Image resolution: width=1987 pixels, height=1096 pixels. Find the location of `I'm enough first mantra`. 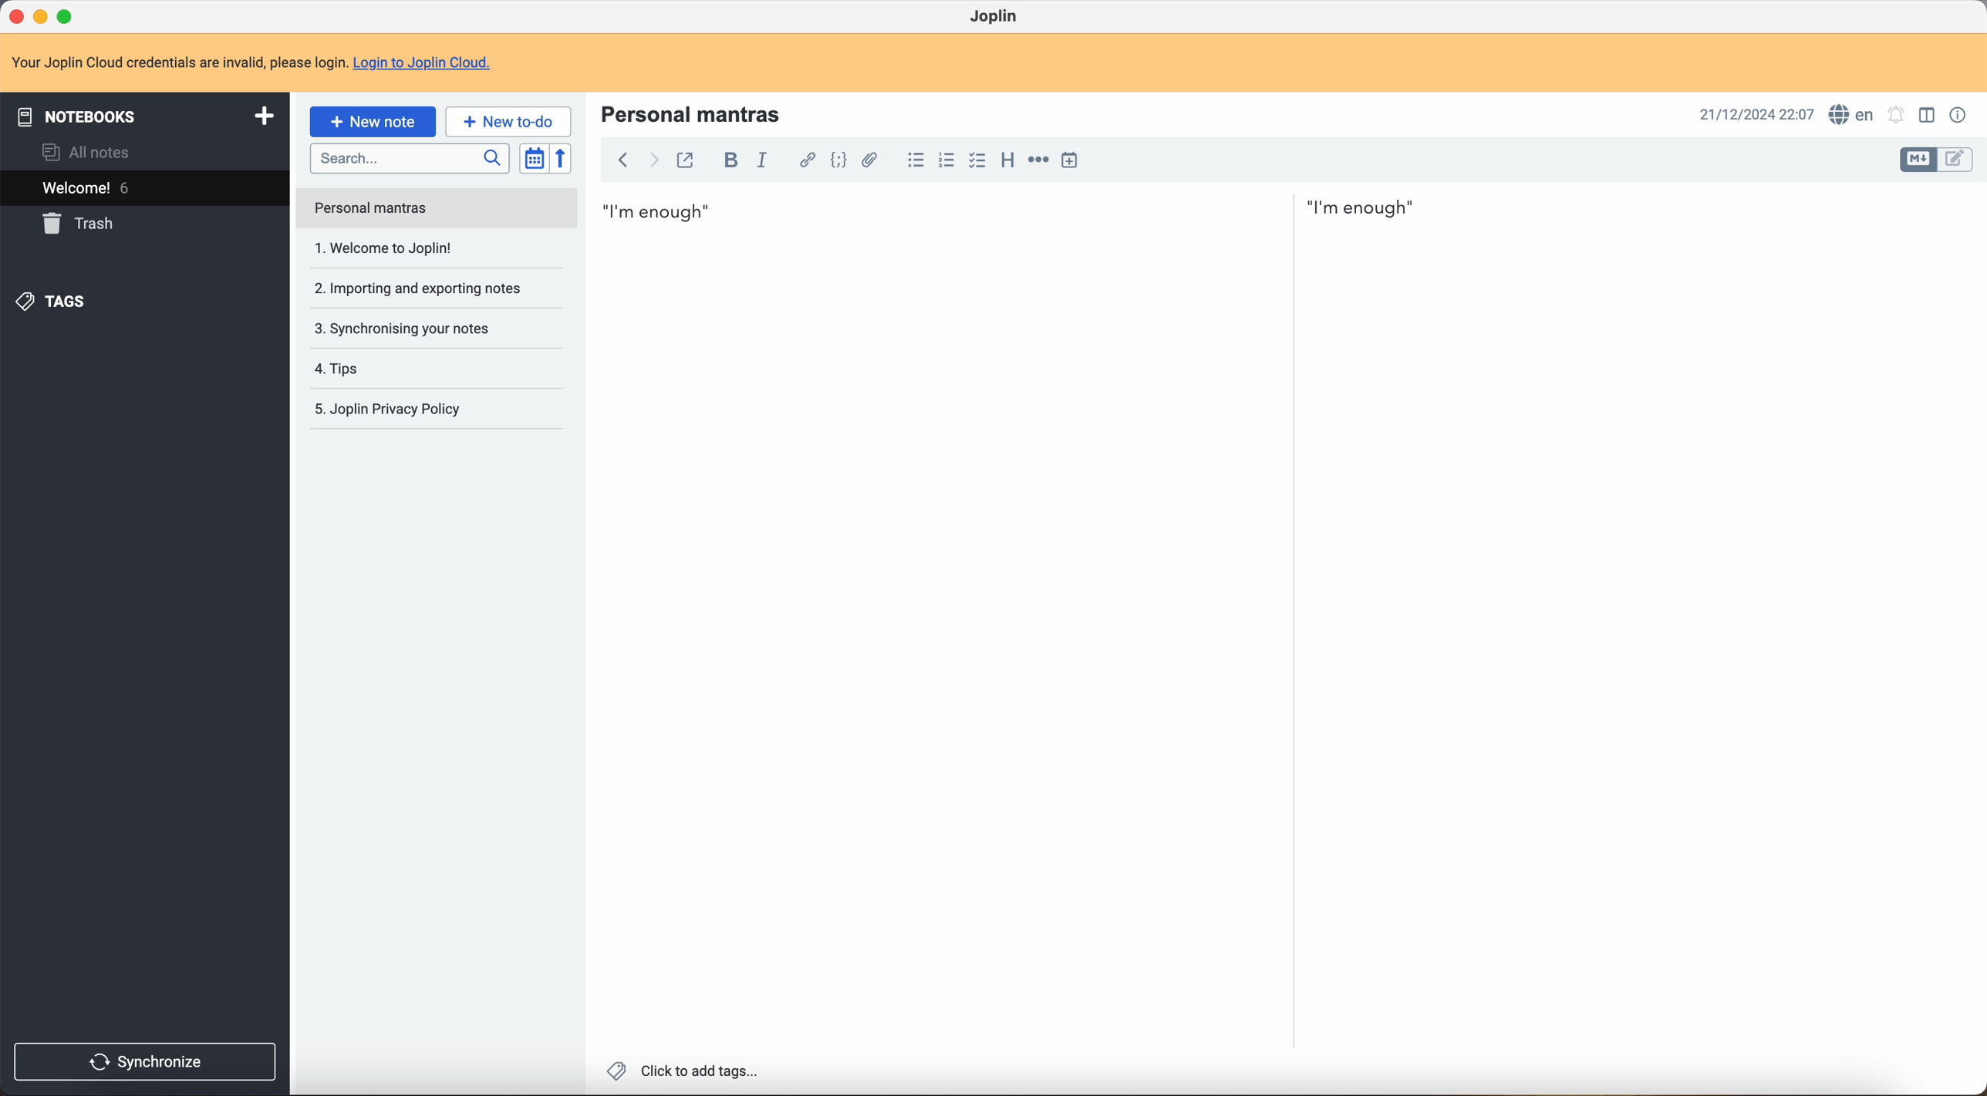

I'm enough first mantra is located at coordinates (1012, 211).